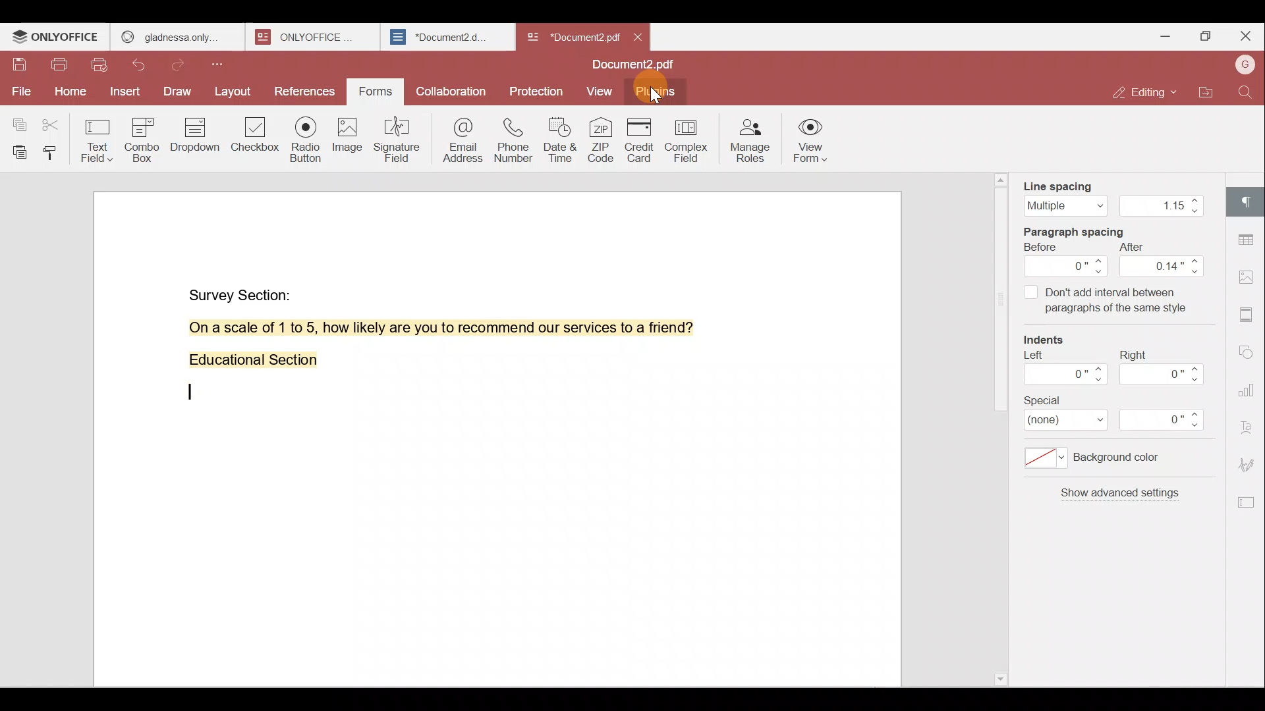 The height and width of the screenshot is (711, 1265). What do you see at coordinates (18, 119) in the screenshot?
I see `Copy` at bounding box center [18, 119].